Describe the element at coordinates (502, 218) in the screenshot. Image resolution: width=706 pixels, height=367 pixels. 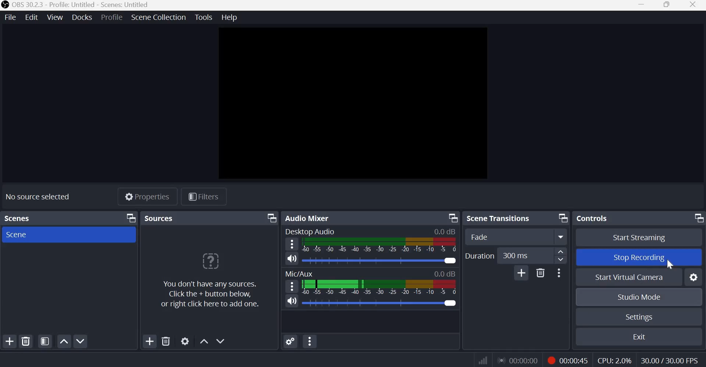
I see `Scene transitions` at that location.